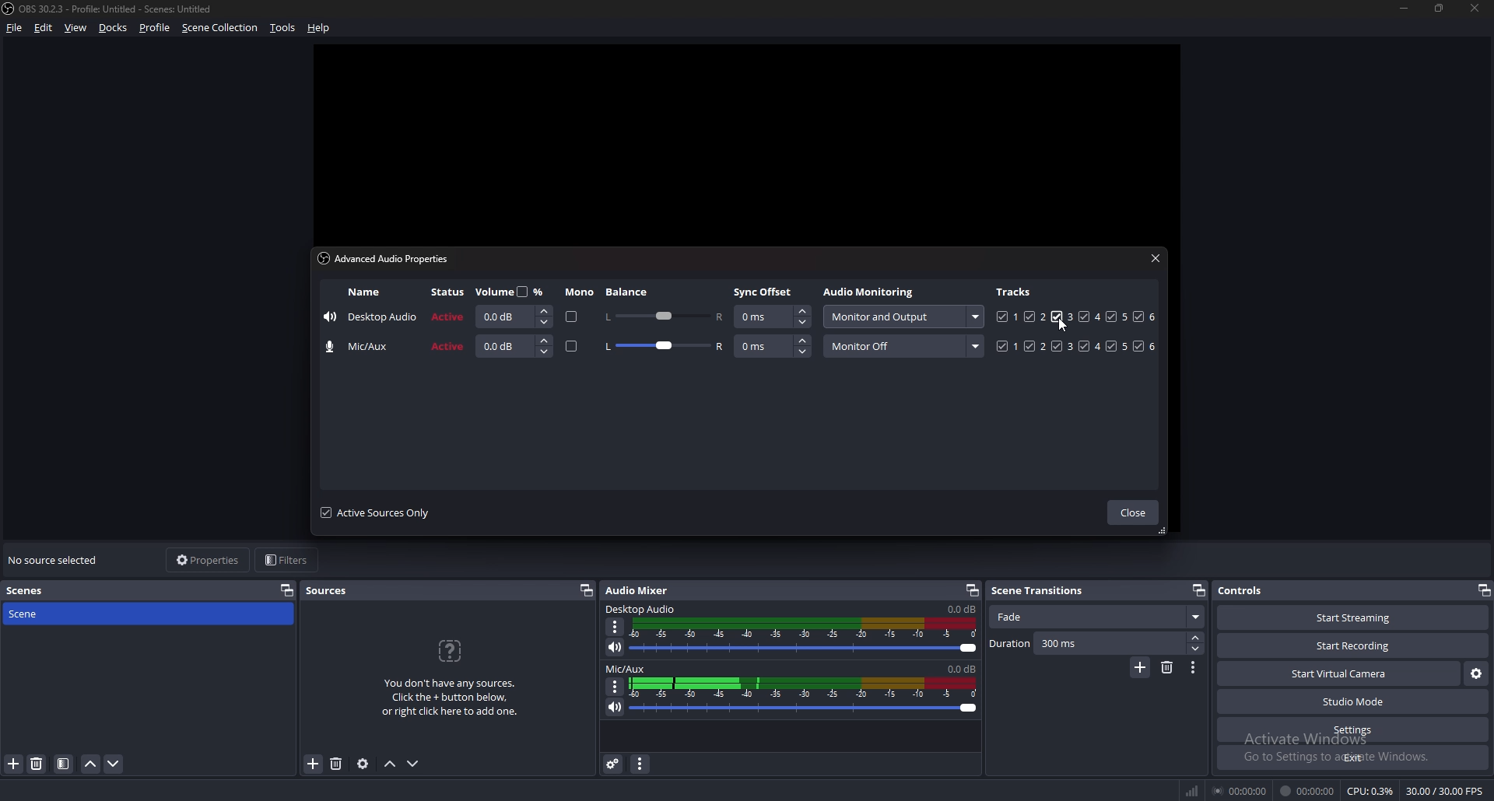 This screenshot has height=801, width=1494. Describe the element at coordinates (765, 292) in the screenshot. I see `sync offset` at that location.